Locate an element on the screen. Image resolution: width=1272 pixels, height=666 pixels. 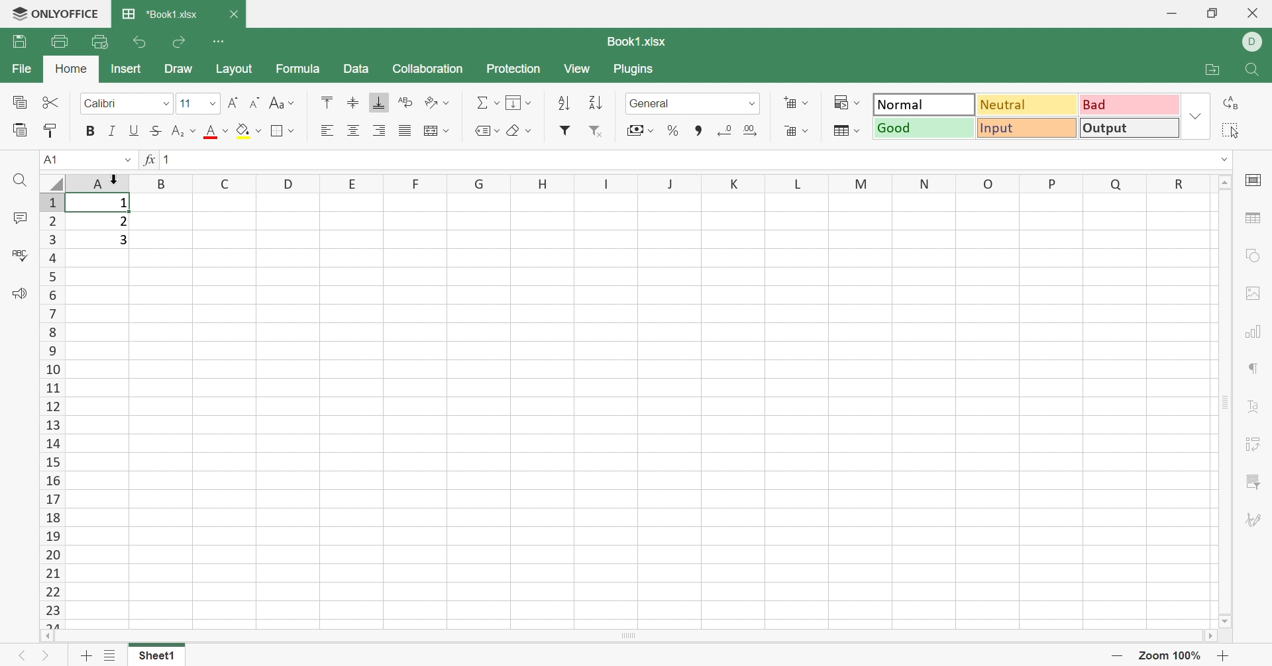
Shape settings is located at coordinates (1253, 256).